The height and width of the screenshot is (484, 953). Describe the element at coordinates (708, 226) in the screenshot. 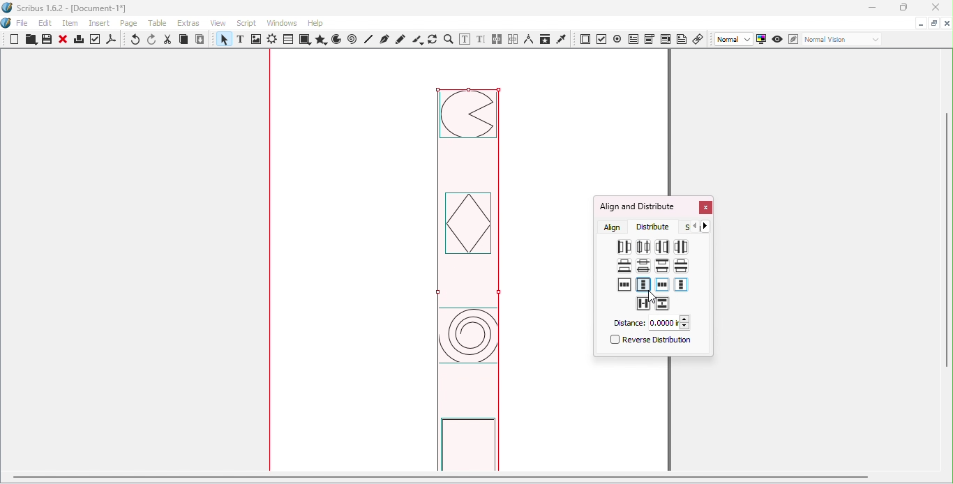

I see `Go forward` at that location.